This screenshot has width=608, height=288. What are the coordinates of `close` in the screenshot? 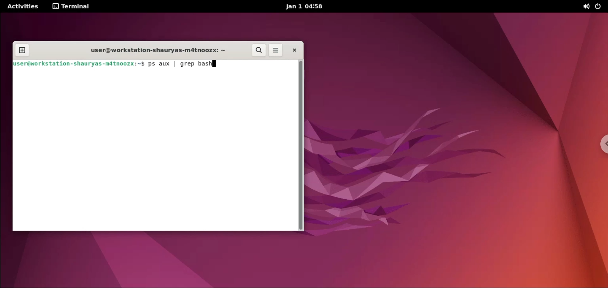 It's located at (294, 51).